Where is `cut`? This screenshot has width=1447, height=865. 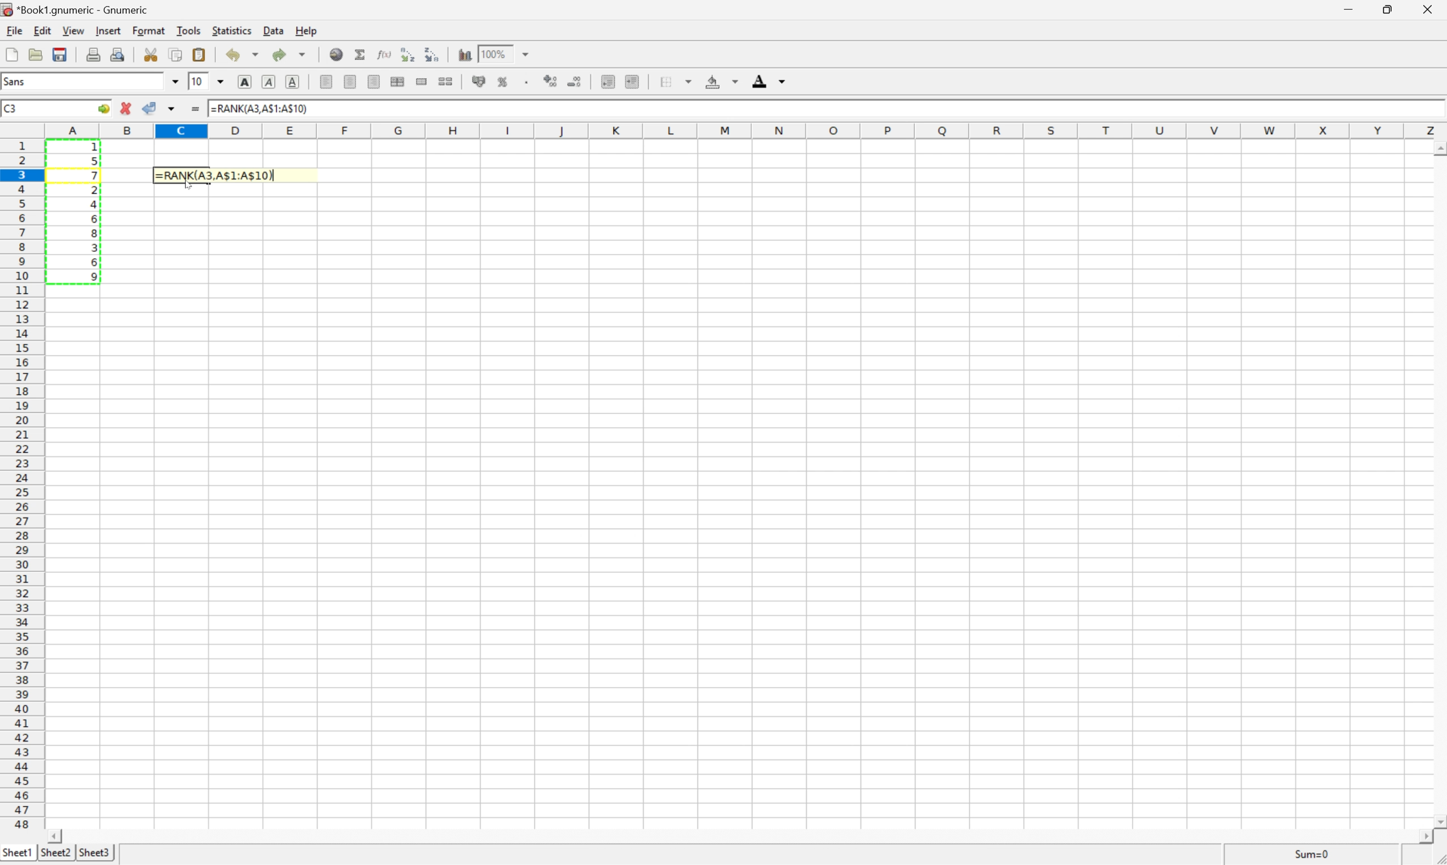 cut is located at coordinates (152, 54).